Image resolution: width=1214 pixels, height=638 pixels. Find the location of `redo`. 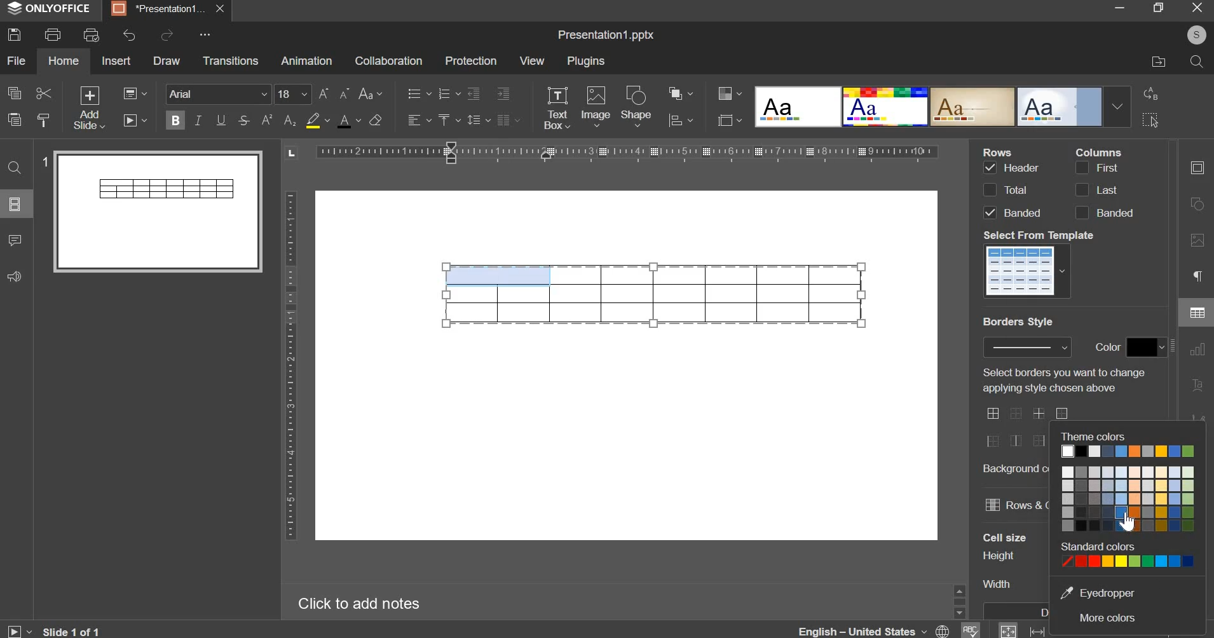

redo is located at coordinates (167, 35).